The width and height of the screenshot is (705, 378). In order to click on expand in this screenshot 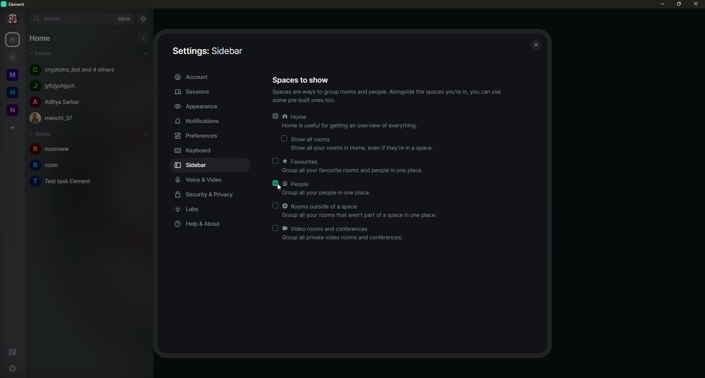, I will do `click(25, 18)`.